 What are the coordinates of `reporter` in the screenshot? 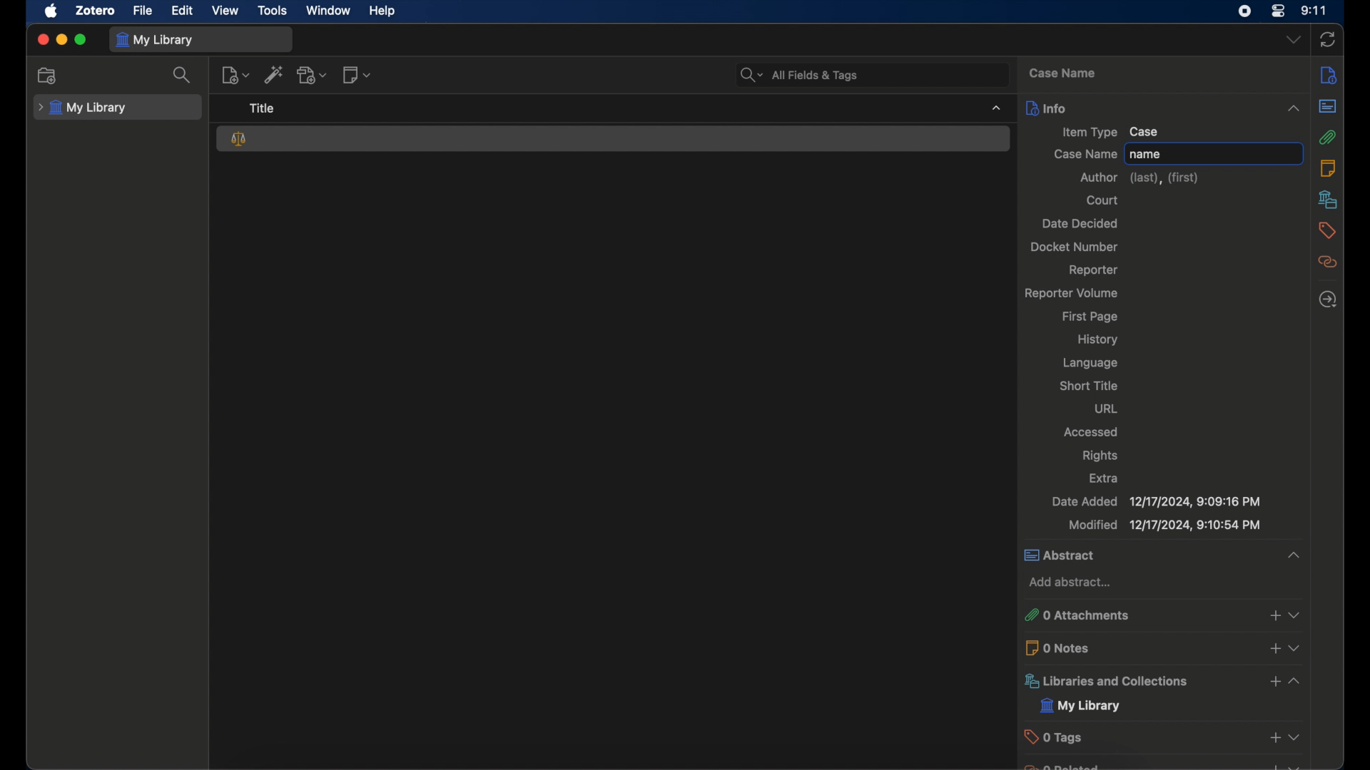 It's located at (1092, 269).